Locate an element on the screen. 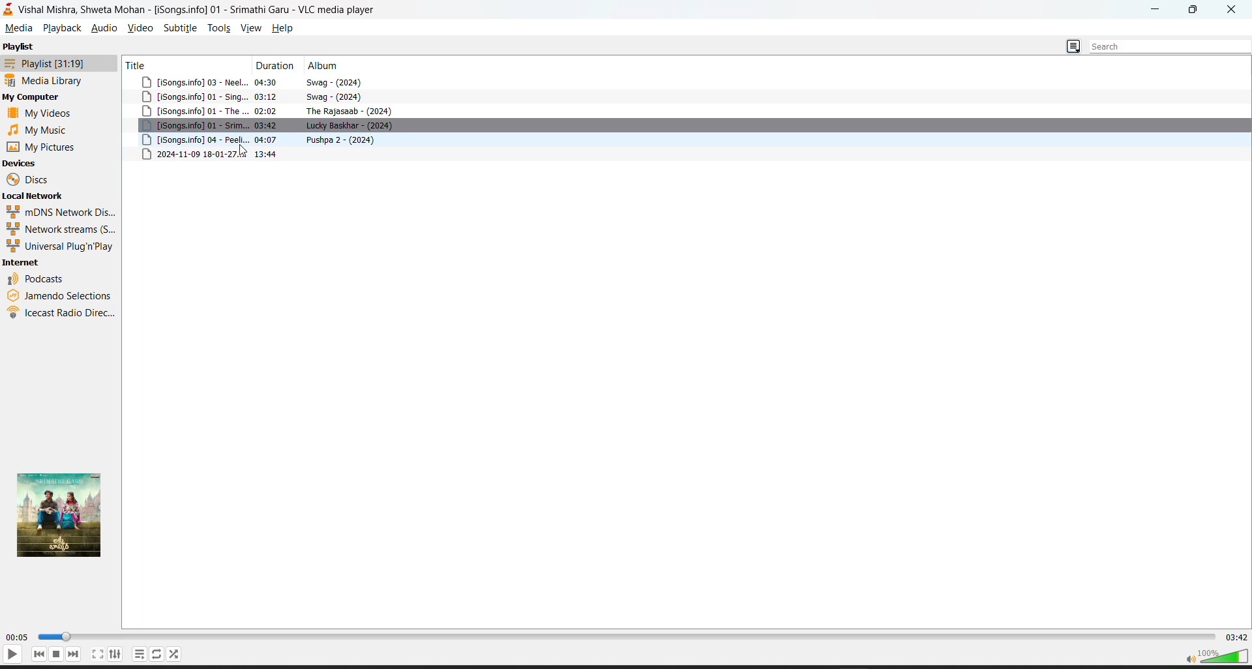 Image resolution: width=1252 pixels, height=669 pixels. universal plug n play is located at coordinates (61, 246).